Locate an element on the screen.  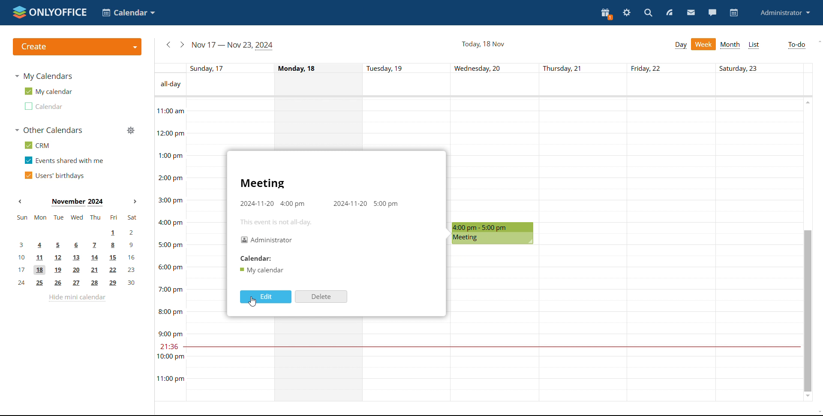
day view is located at coordinates (680, 45).